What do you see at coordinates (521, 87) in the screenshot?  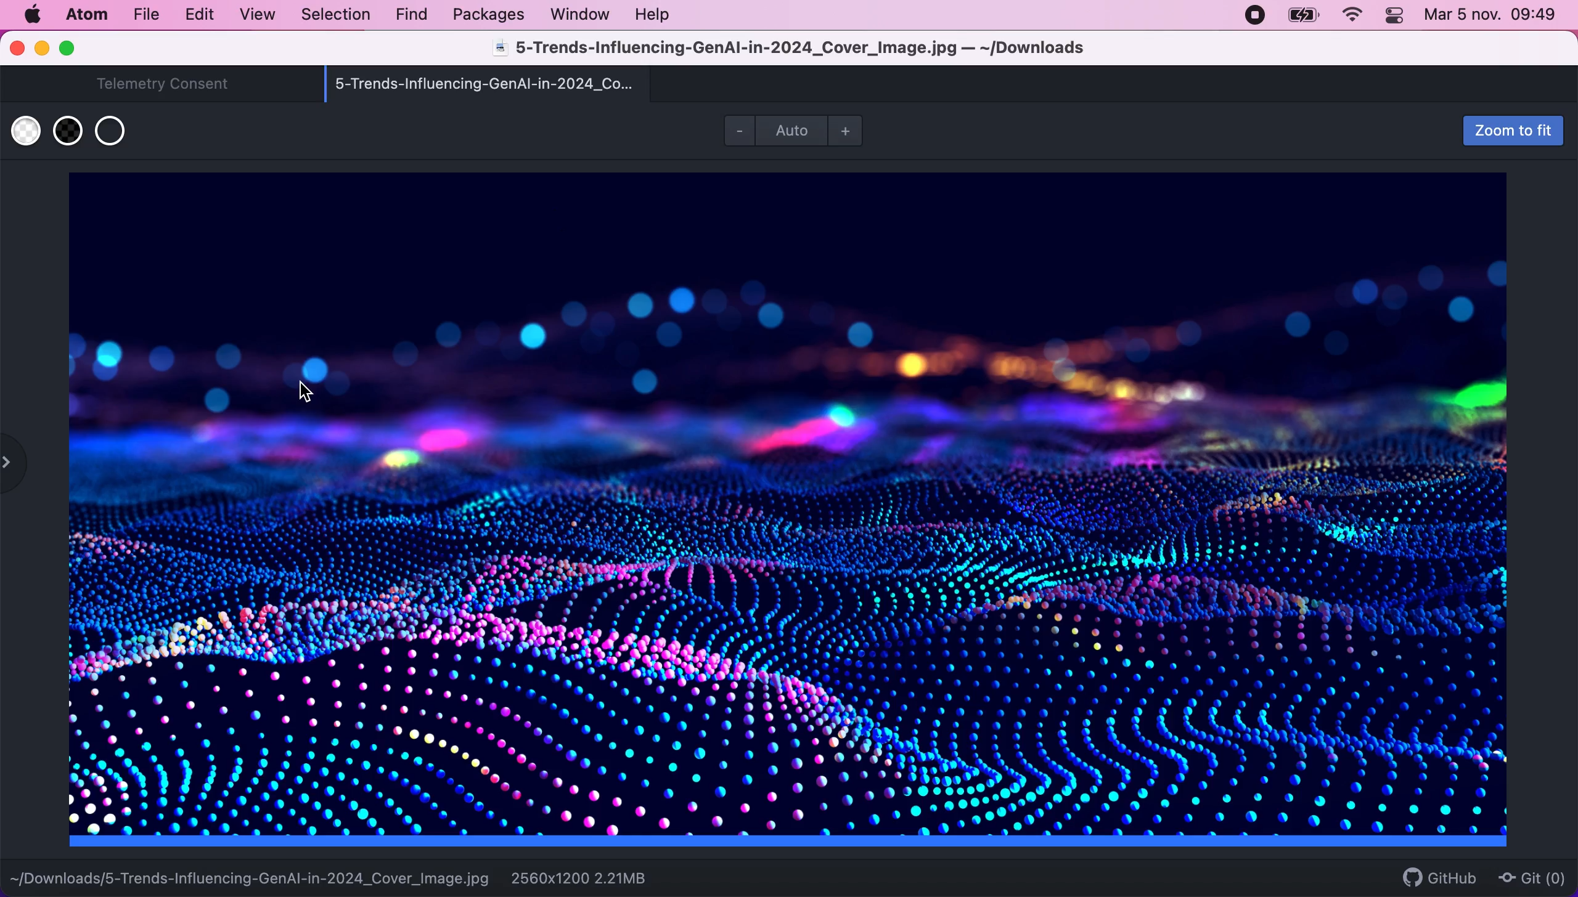 I see `5-trends-influencing-genai-in-2024_co...` at bounding box center [521, 87].